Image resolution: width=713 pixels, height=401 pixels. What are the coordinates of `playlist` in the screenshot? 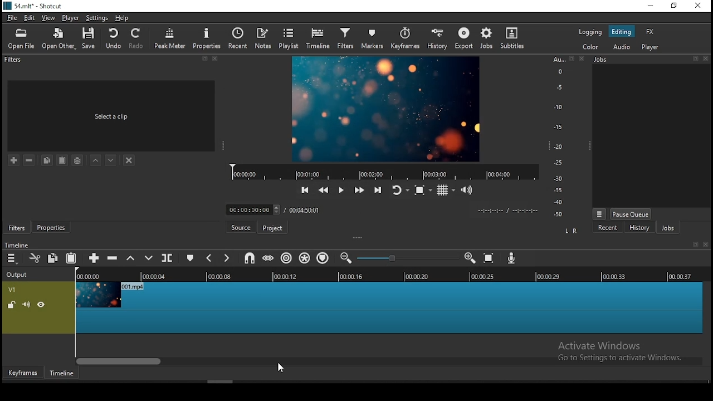 It's located at (290, 38).